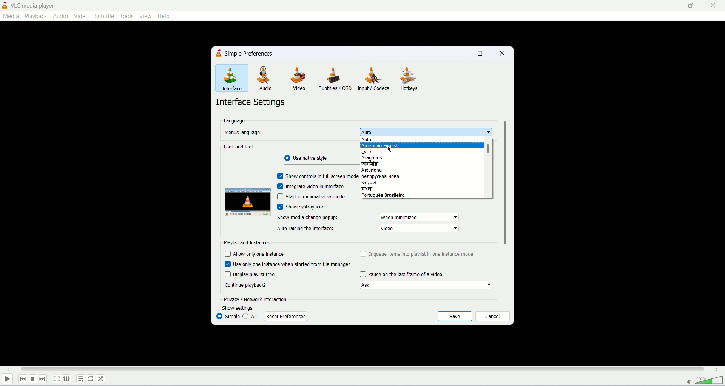 This screenshot has width=725, height=386. I want to click on reset preferences, so click(285, 316).